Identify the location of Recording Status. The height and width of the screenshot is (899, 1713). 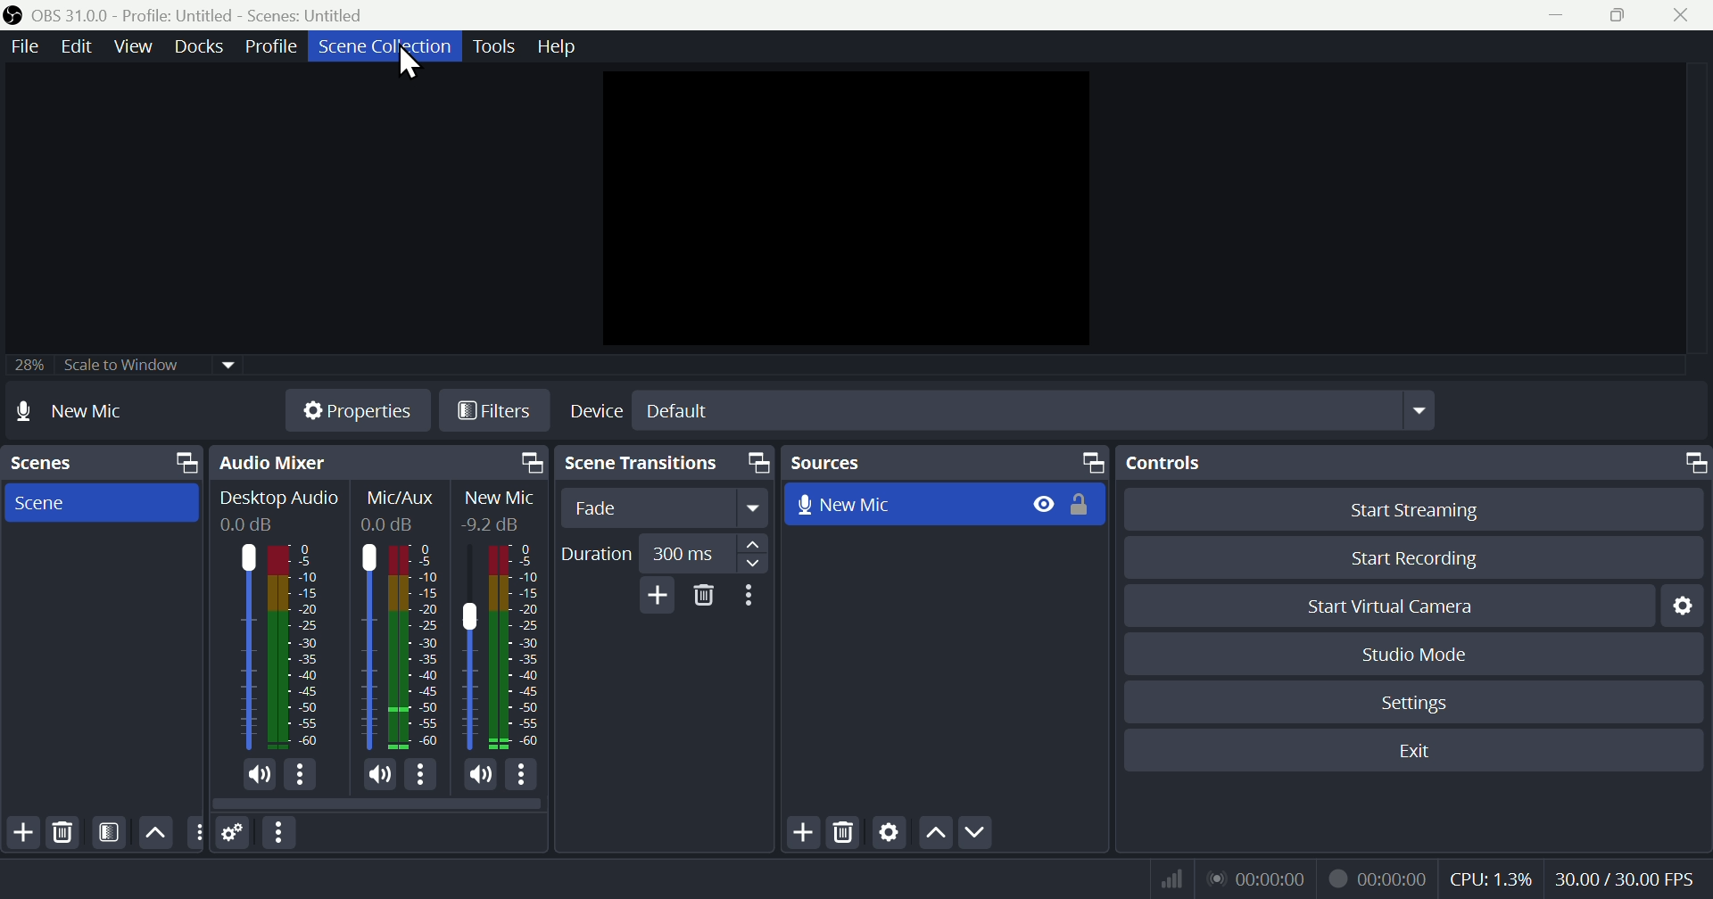
(1377, 878).